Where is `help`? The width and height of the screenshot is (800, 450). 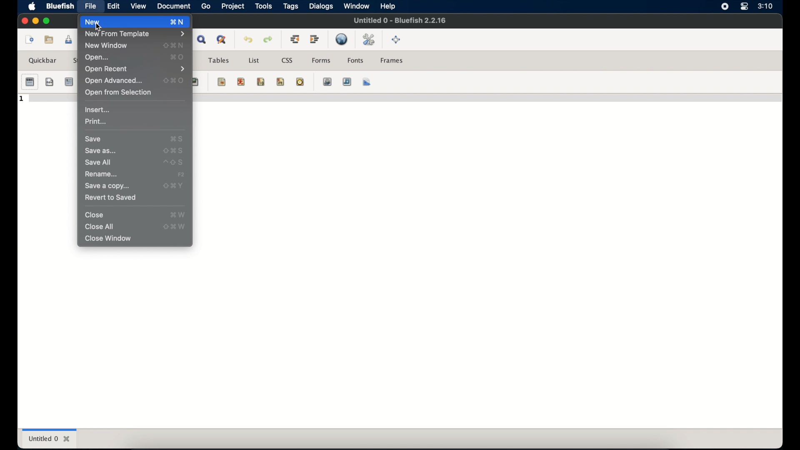 help is located at coordinates (388, 7).